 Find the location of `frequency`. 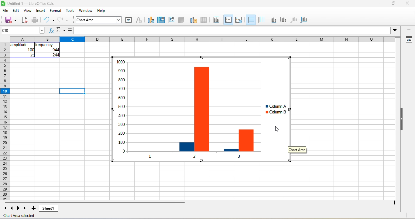

frequency is located at coordinates (44, 45).